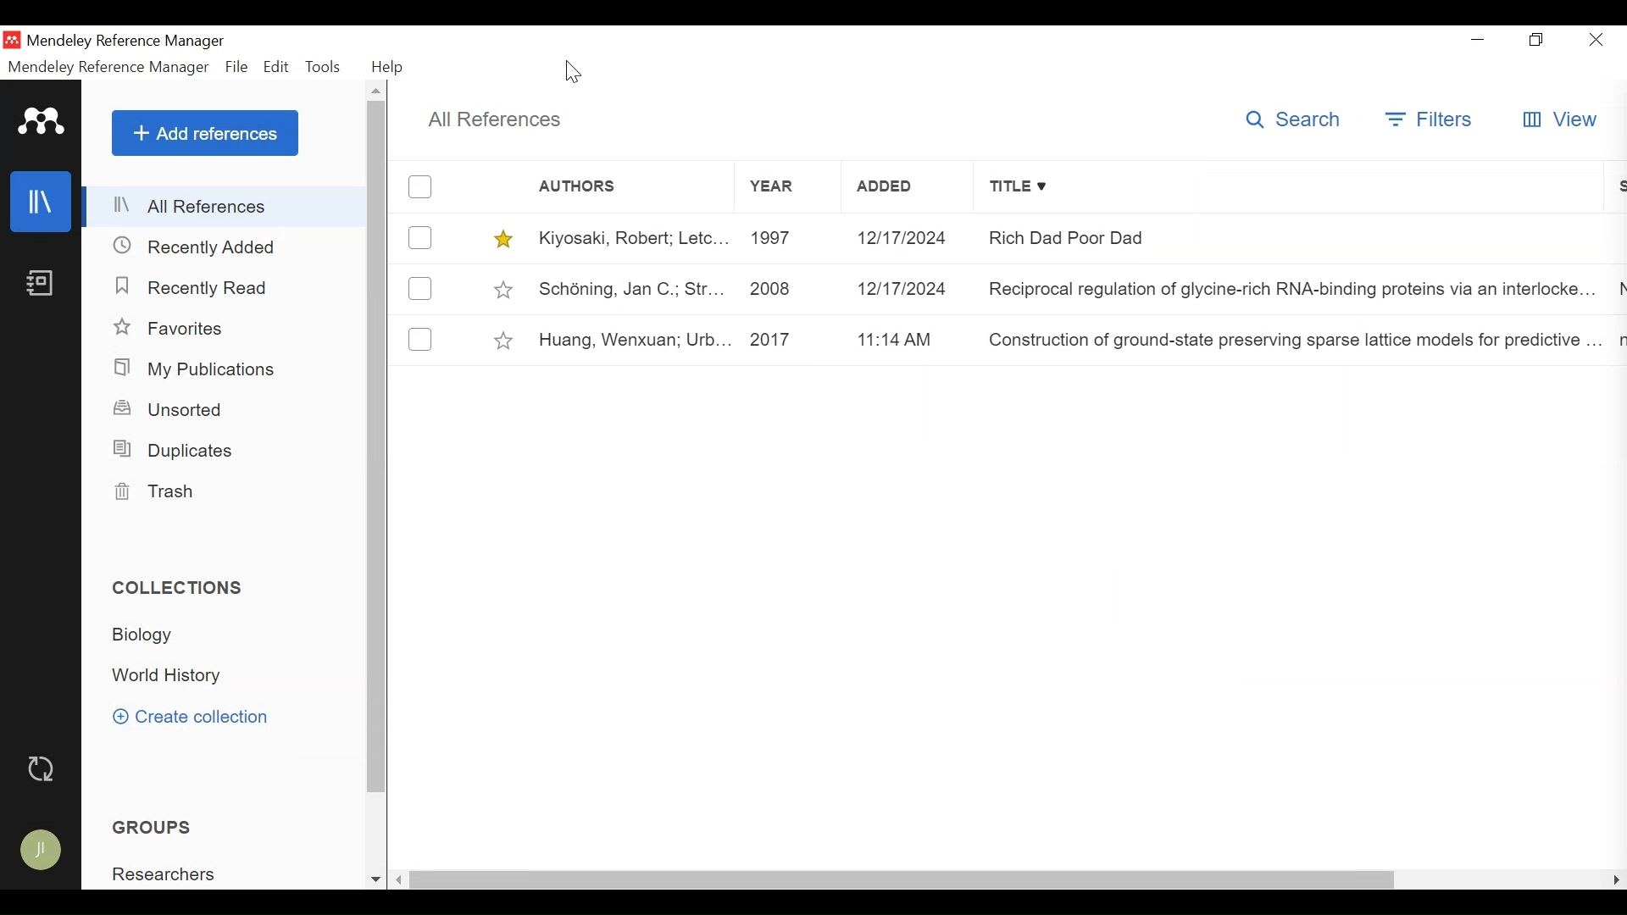 Image resolution: width=1627 pixels, height=915 pixels. Describe the element at coordinates (503, 290) in the screenshot. I see `Toggle Favorites` at that location.